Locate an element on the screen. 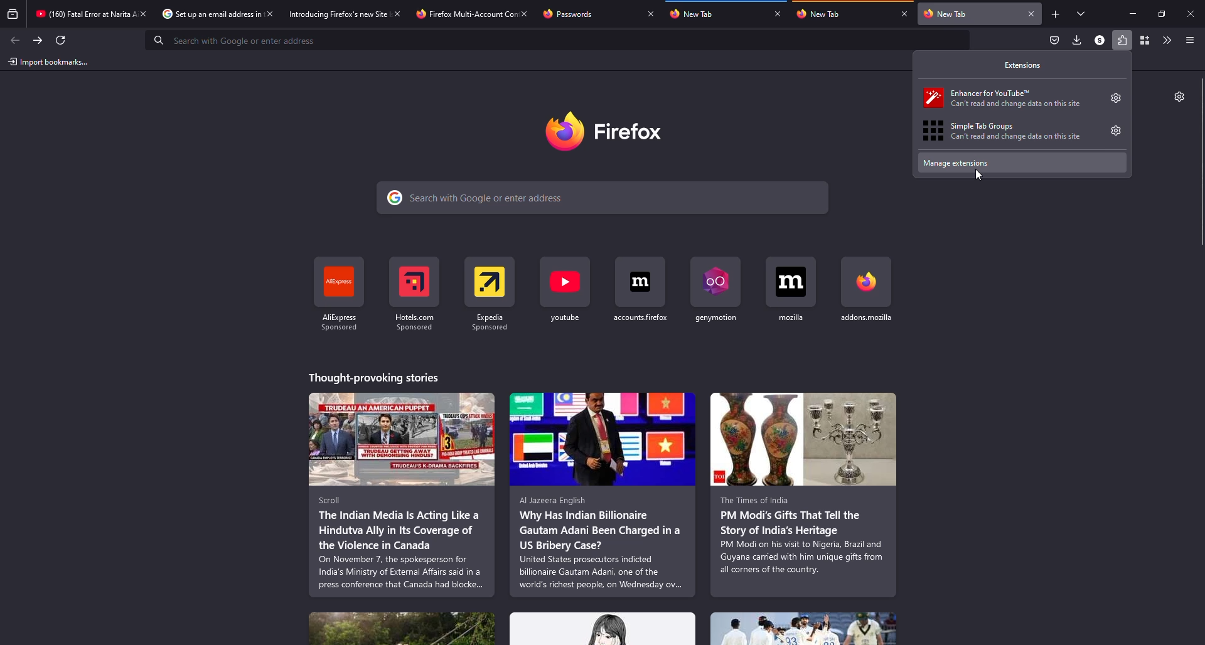 The height and width of the screenshot is (645, 1205). stories is located at coordinates (402, 494).